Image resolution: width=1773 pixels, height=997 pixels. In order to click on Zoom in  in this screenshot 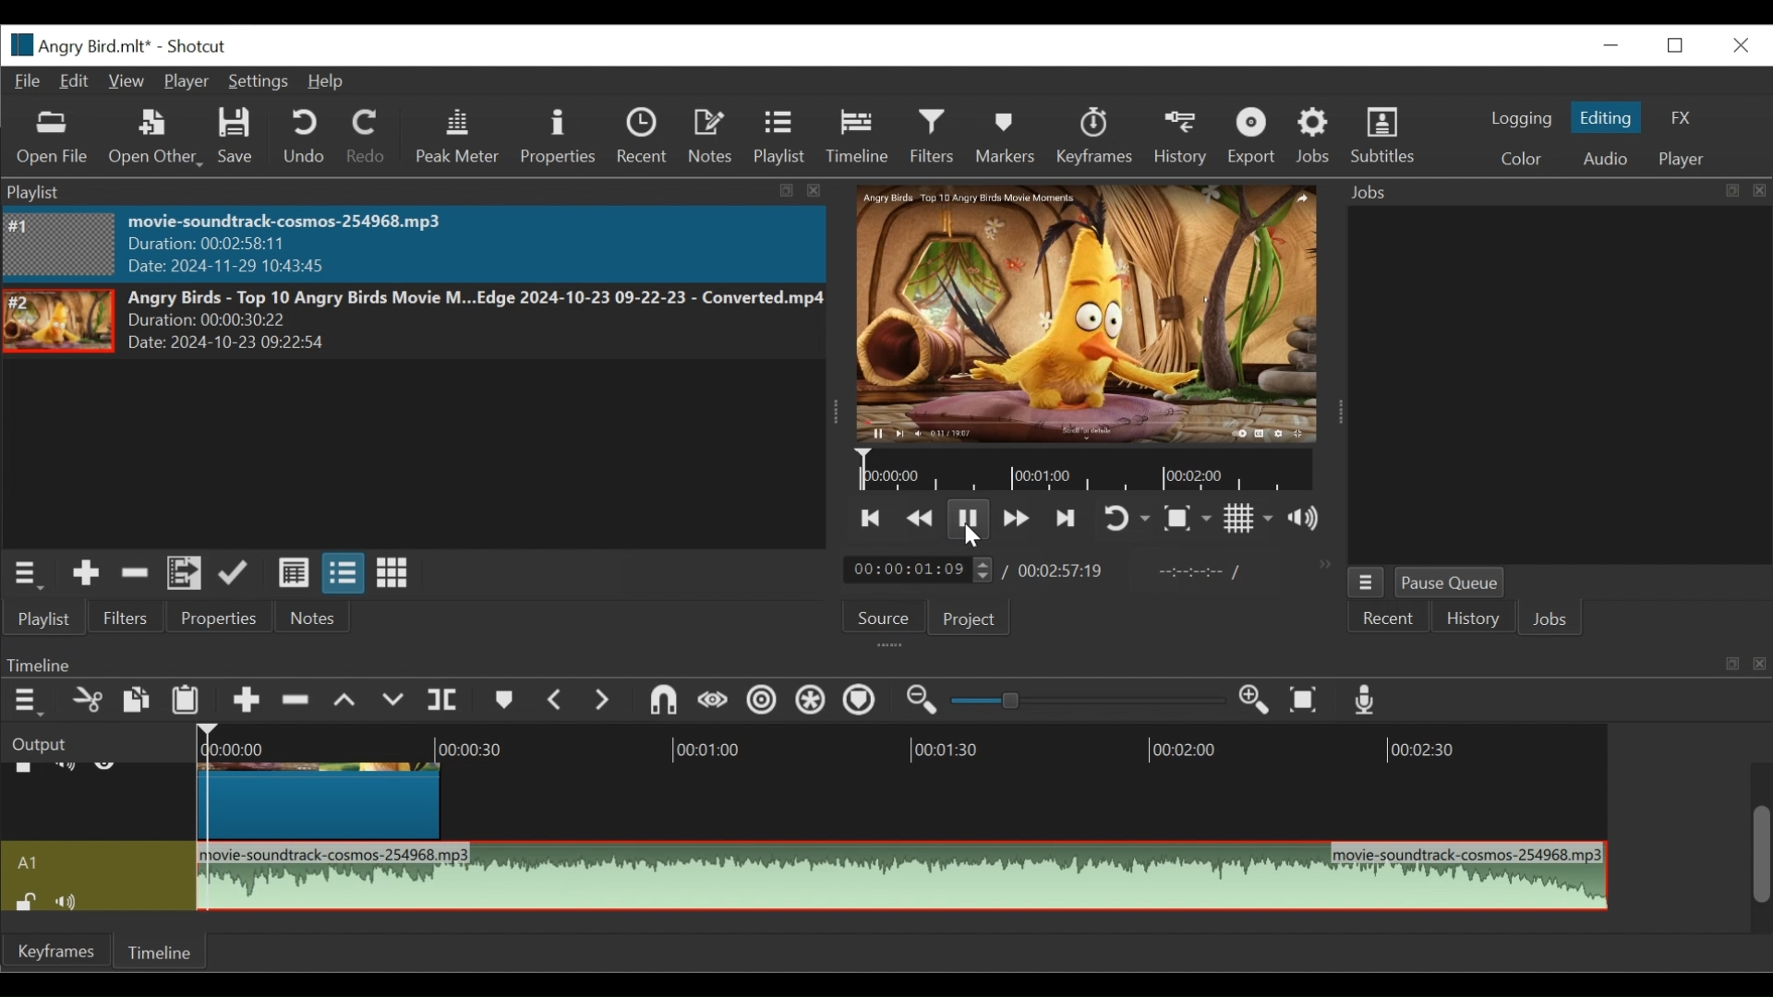, I will do `click(1260, 701)`.